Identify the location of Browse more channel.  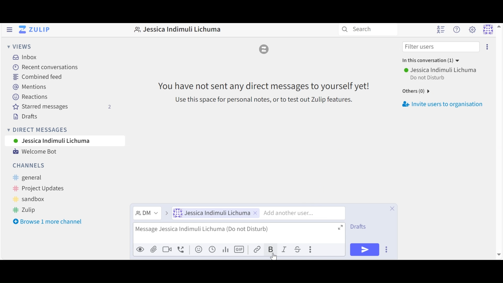
(47, 222).